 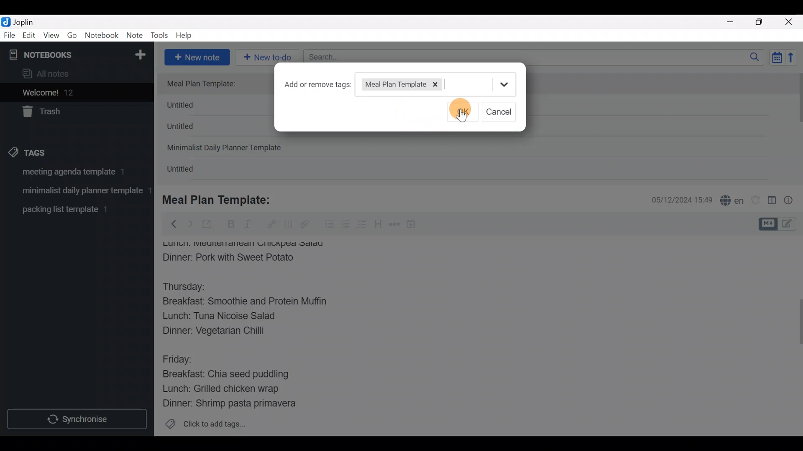 I want to click on Minimalist Daily Planner Template, so click(x=227, y=149).